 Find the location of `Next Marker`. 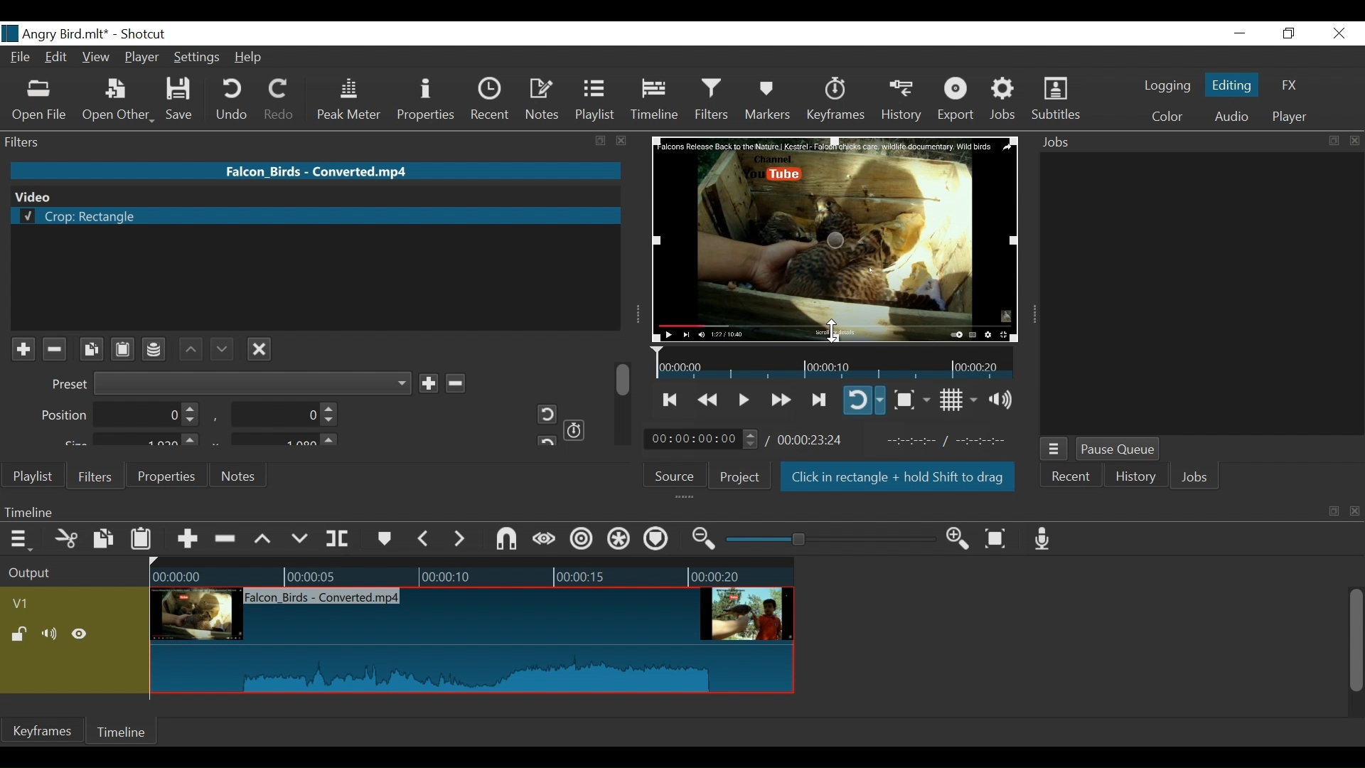

Next Marker is located at coordinates (461, 538).